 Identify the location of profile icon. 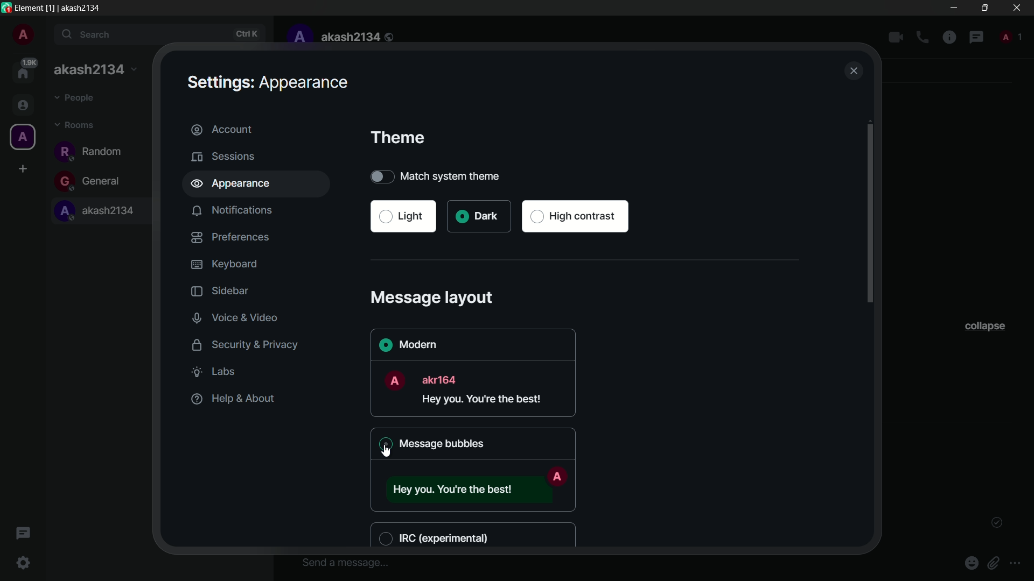
(394, 380).